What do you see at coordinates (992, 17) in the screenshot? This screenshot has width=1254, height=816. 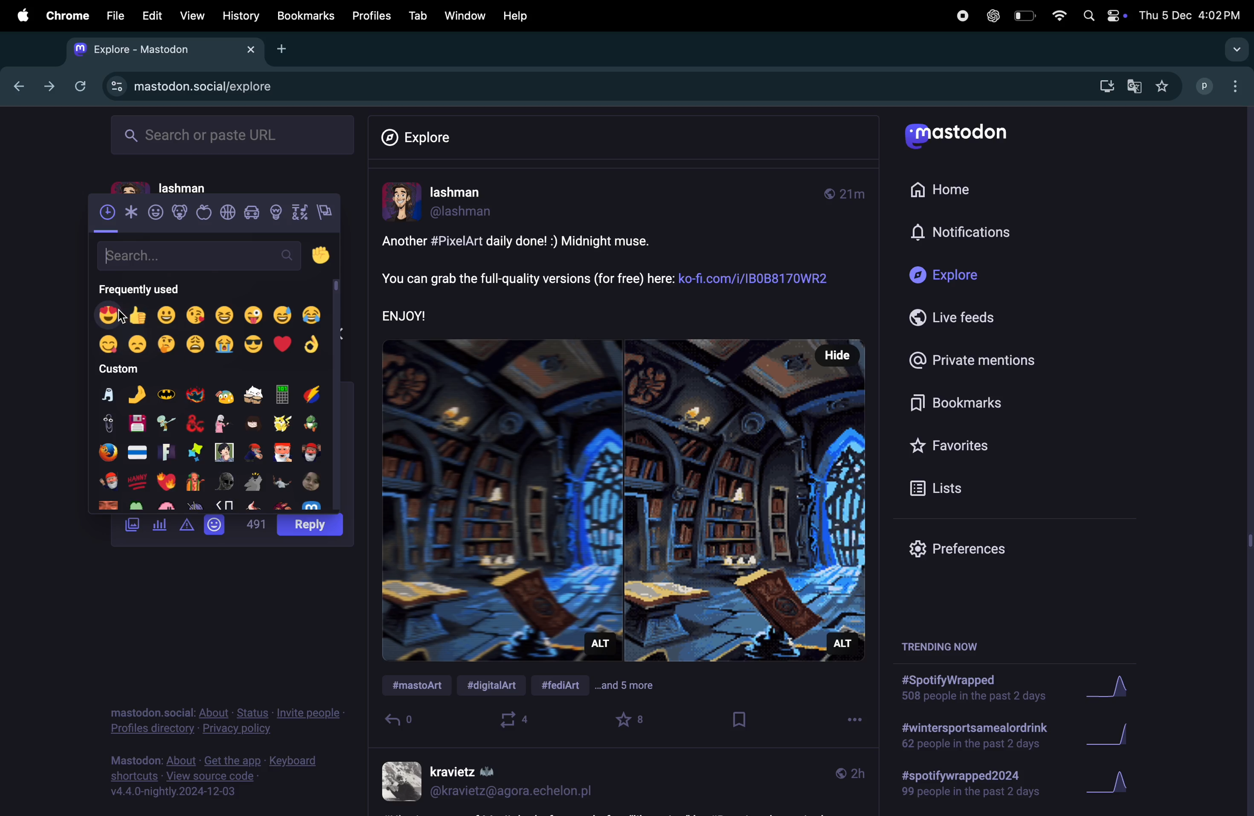 I see `chatgpt` at bounding box center [992, 17].